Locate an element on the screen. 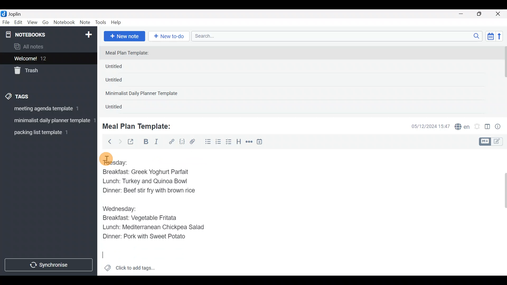  Tuesday: is located at coordinates (115, 162).